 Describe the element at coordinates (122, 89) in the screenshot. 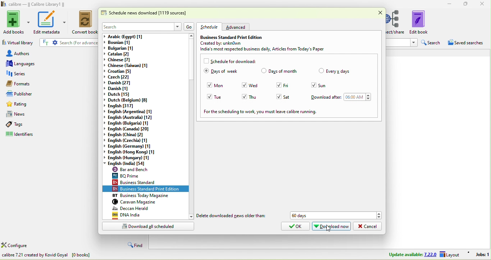

I see `danish[1]` at that location.